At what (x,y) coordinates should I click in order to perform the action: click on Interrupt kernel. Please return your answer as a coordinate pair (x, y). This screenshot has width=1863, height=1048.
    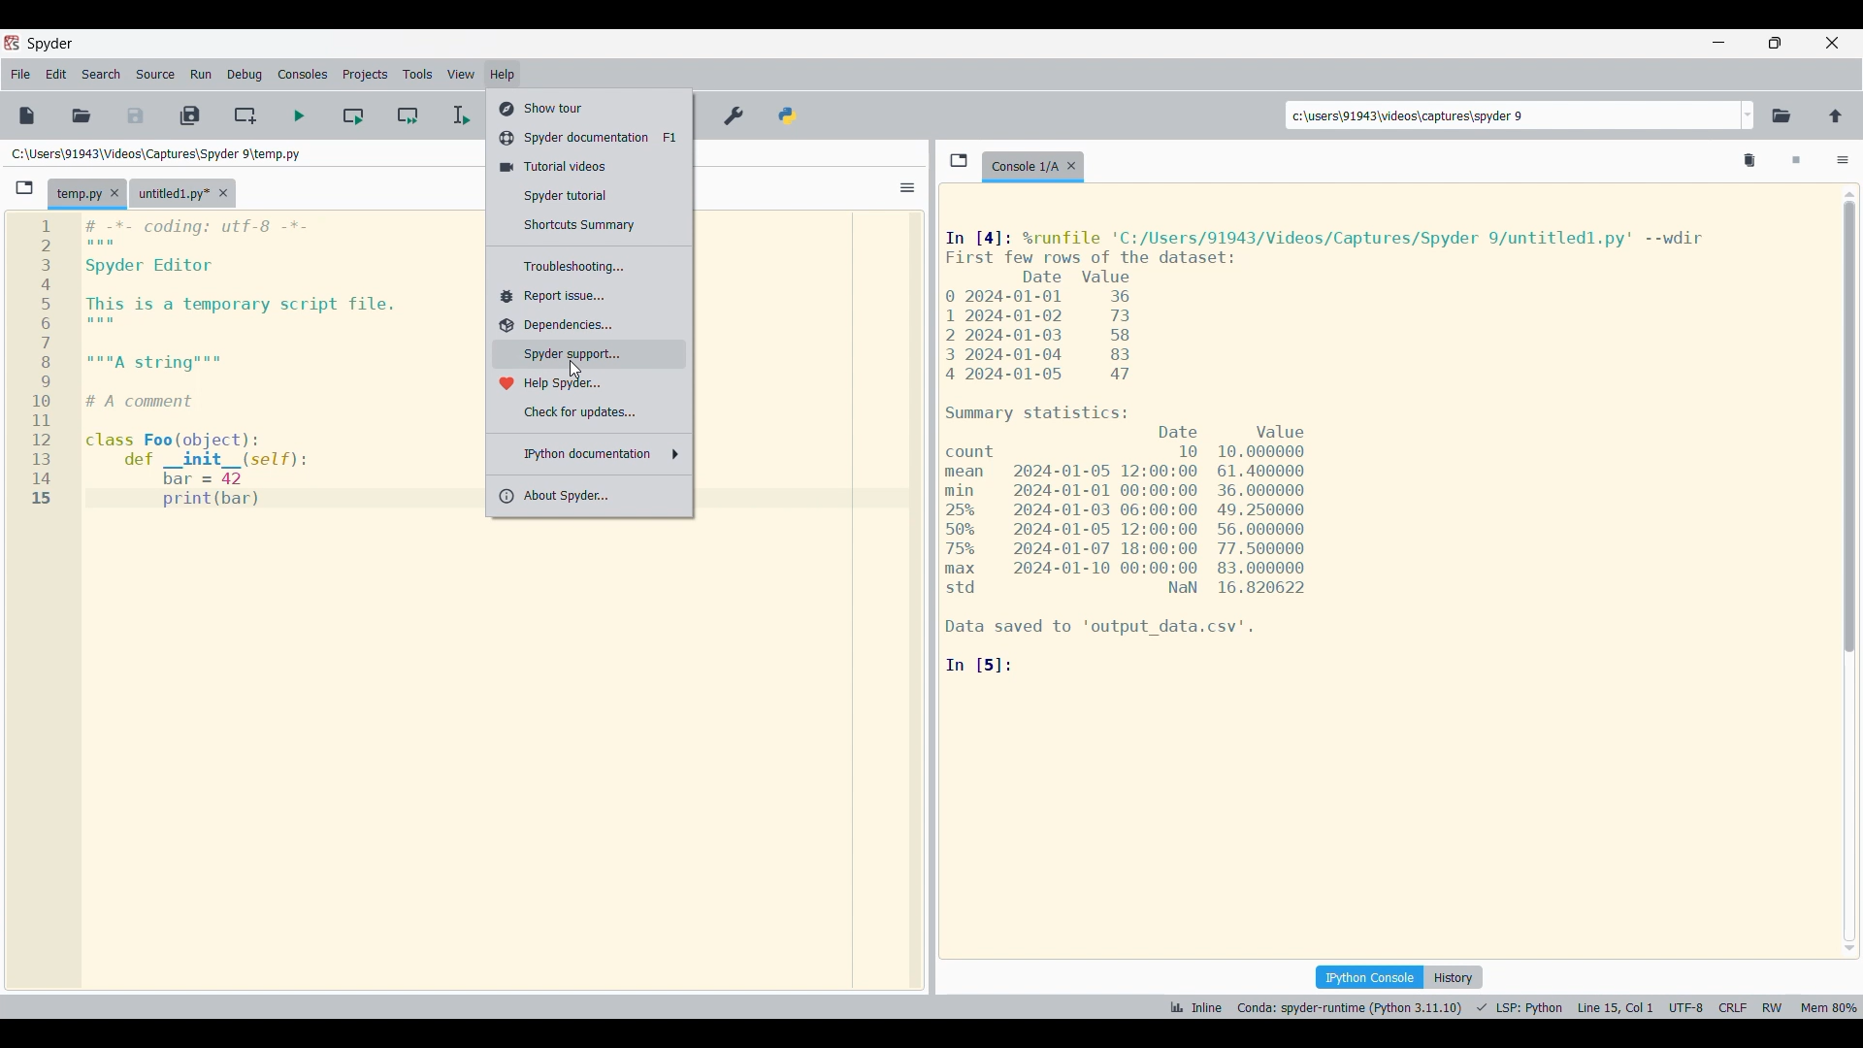
    Looking at the image, I should click on (1796, 161).